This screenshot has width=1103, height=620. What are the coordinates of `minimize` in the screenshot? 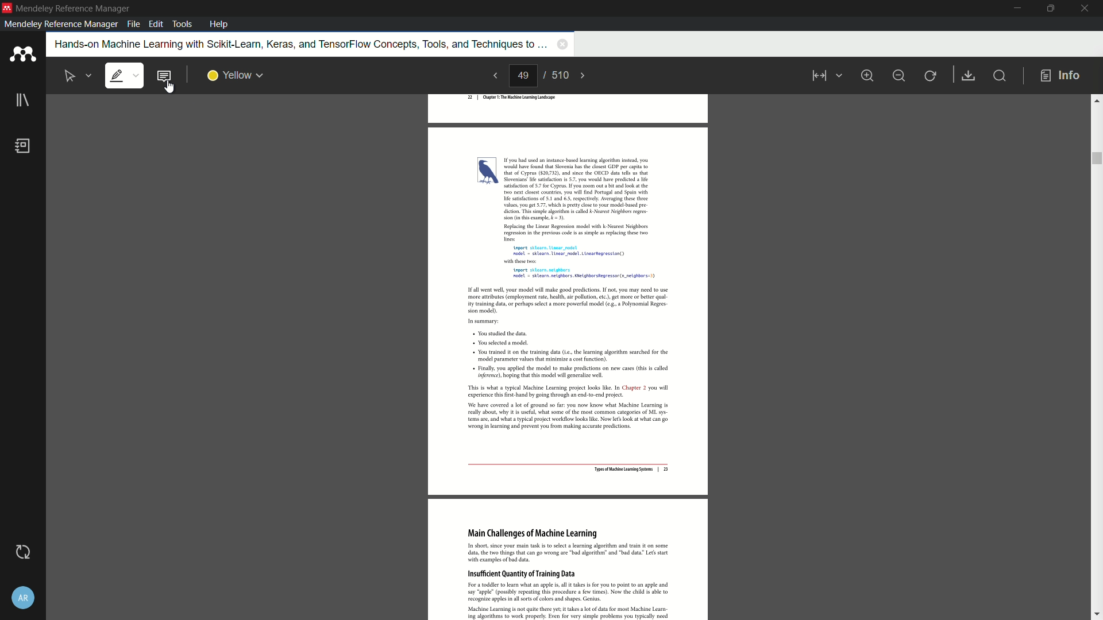 It's located at (1013, 8).